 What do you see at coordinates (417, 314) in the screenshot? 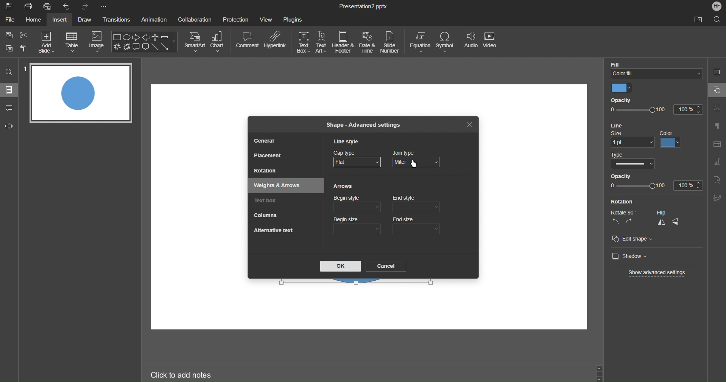
I see `workspace` at bounding box center [417, 314].